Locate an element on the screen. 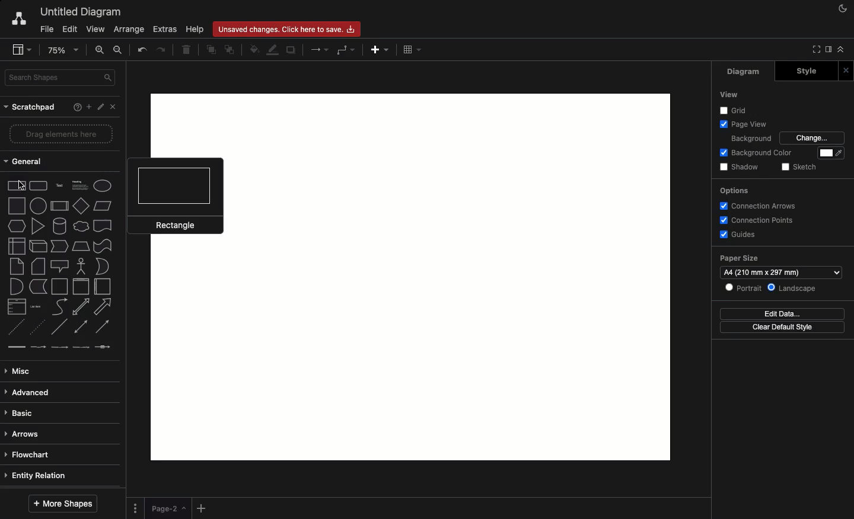  View is located at coordinates (97, 29).